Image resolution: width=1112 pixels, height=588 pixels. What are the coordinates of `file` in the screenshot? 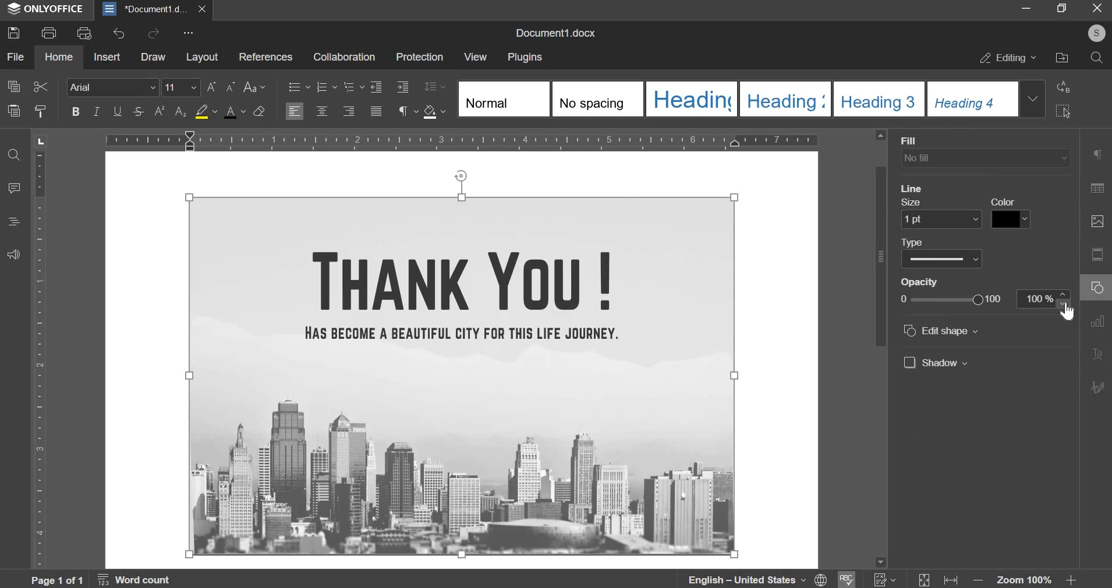 It's located at (15, 56).